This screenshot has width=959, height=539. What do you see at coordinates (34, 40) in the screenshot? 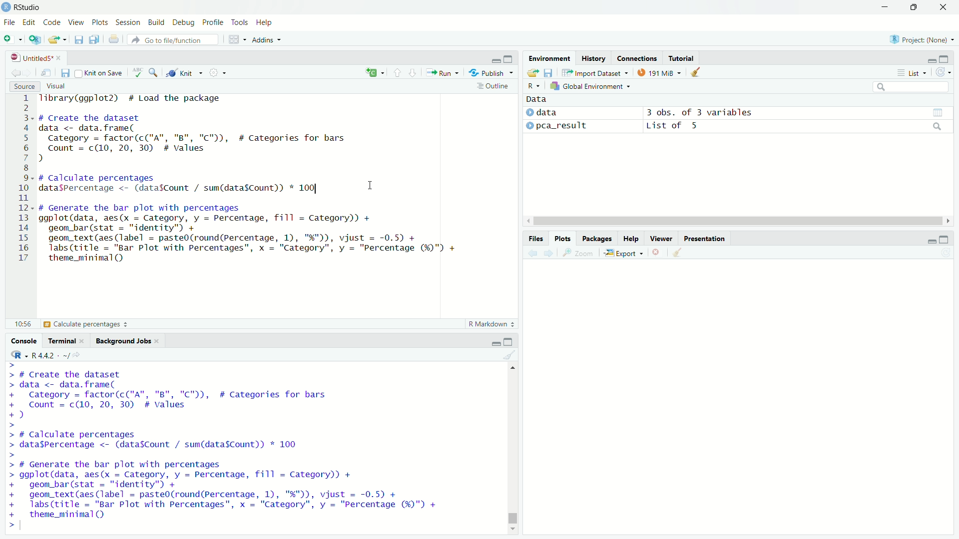
I see `new project` at bounding box center [34, 40].